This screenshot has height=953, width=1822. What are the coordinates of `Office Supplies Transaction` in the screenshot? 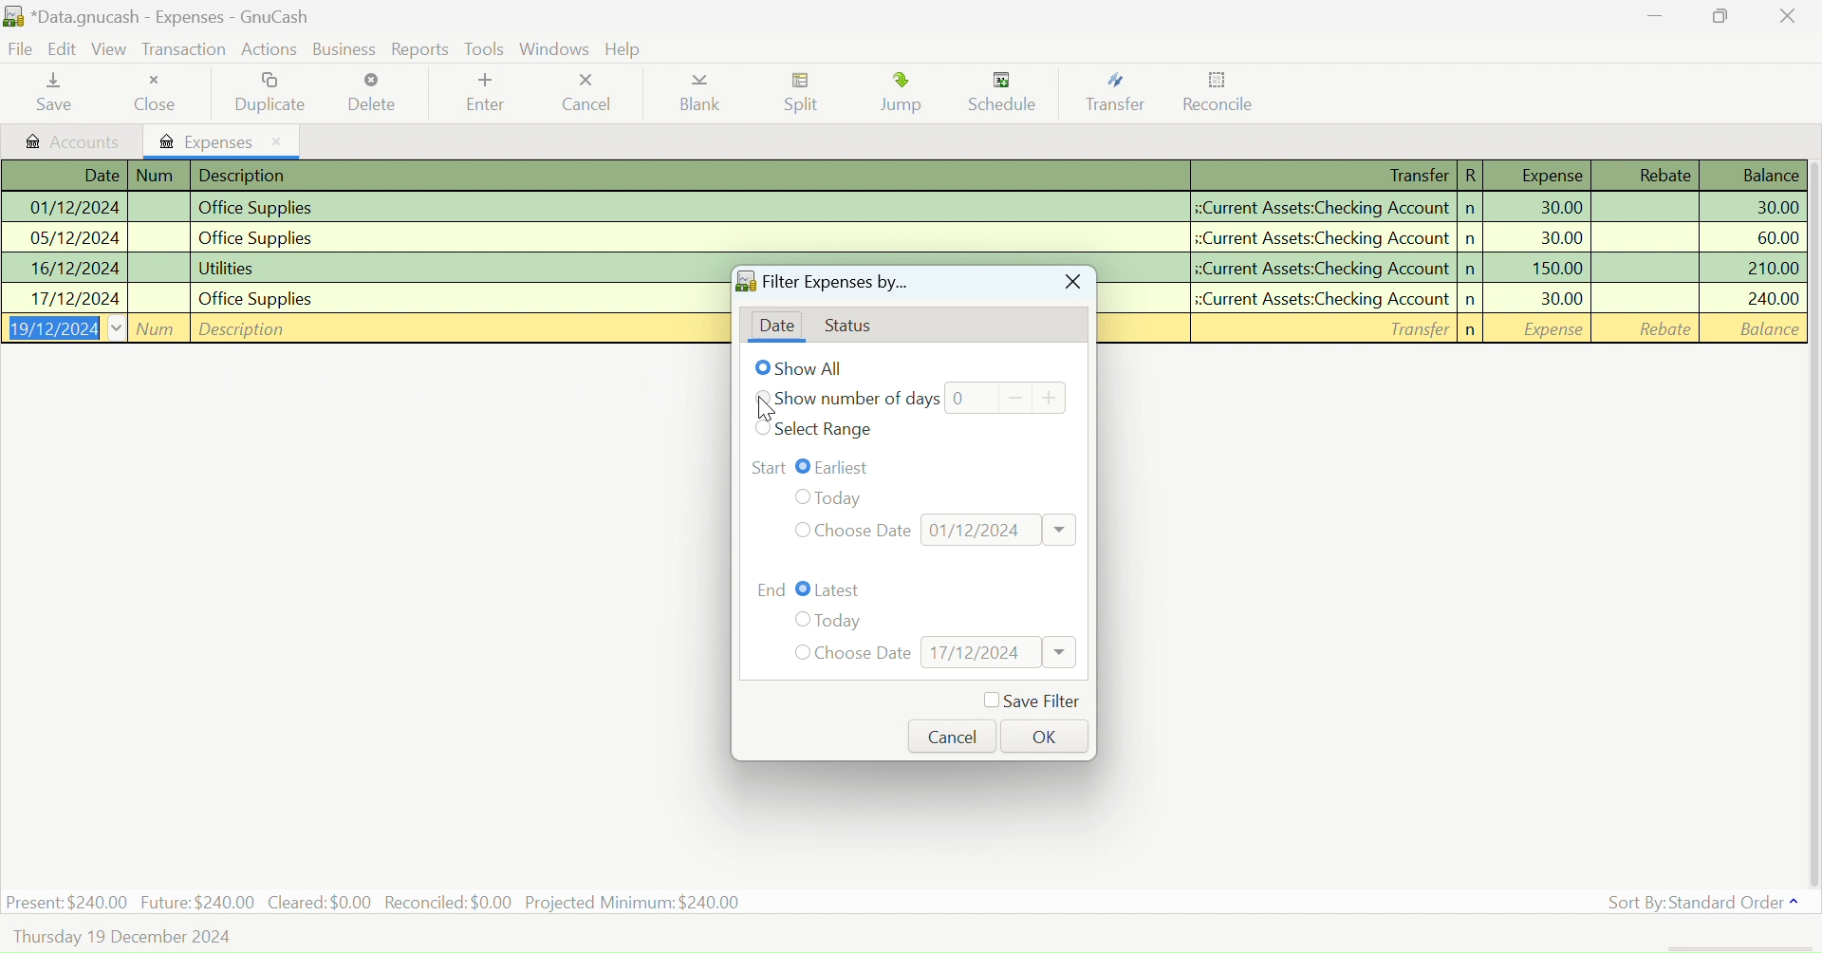 It's located at (900, 208).